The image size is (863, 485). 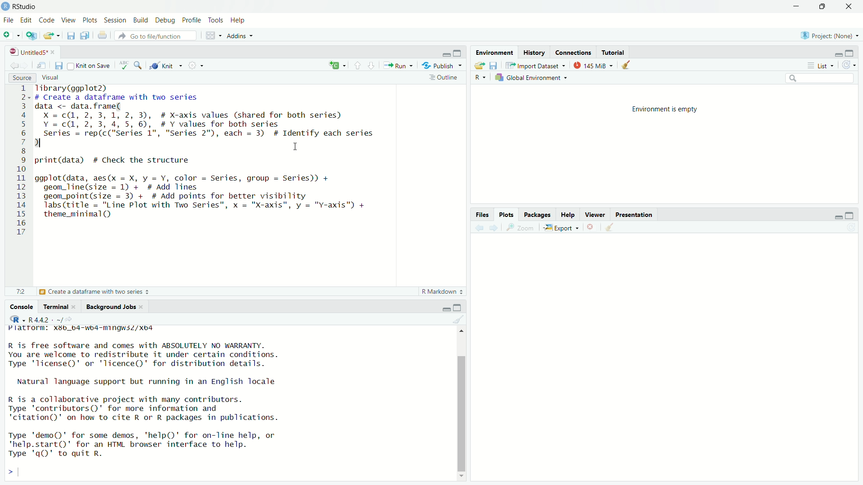 I want to click on Files, so click(x=482, y=216).